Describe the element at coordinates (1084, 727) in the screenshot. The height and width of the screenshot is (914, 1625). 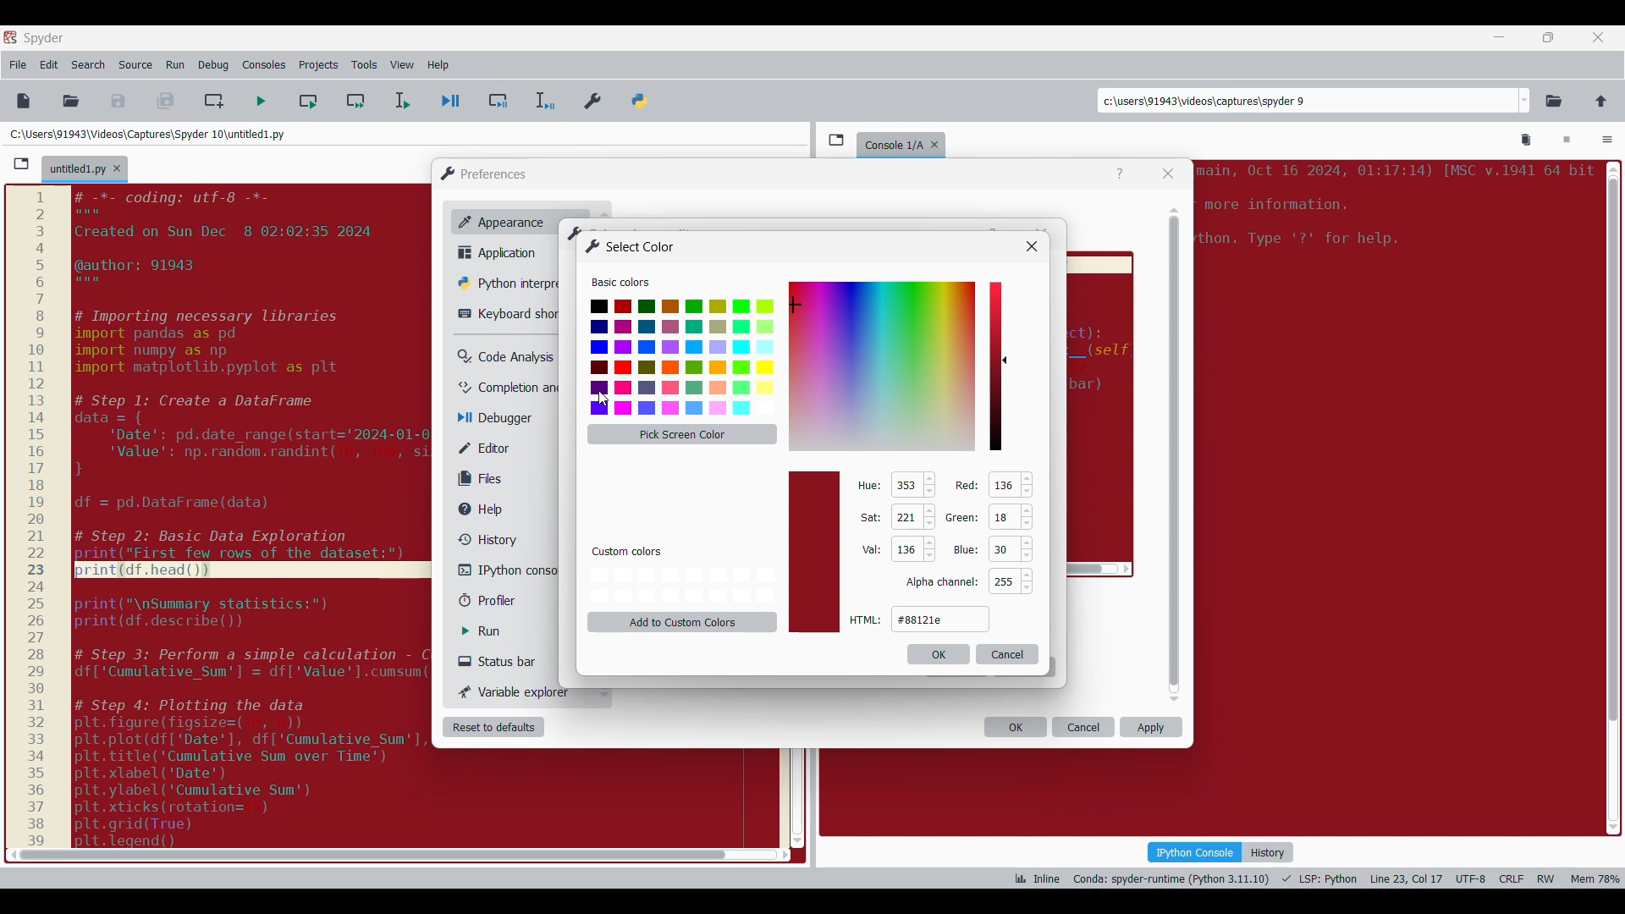
I see `Cancel` at that location.